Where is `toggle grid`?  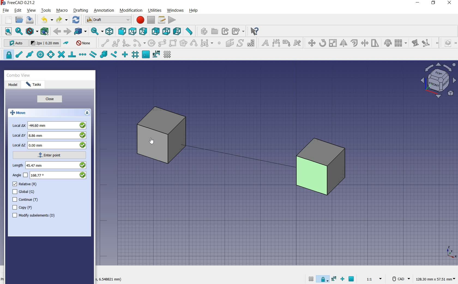
toggle grid is located at coordinates (167, 55).